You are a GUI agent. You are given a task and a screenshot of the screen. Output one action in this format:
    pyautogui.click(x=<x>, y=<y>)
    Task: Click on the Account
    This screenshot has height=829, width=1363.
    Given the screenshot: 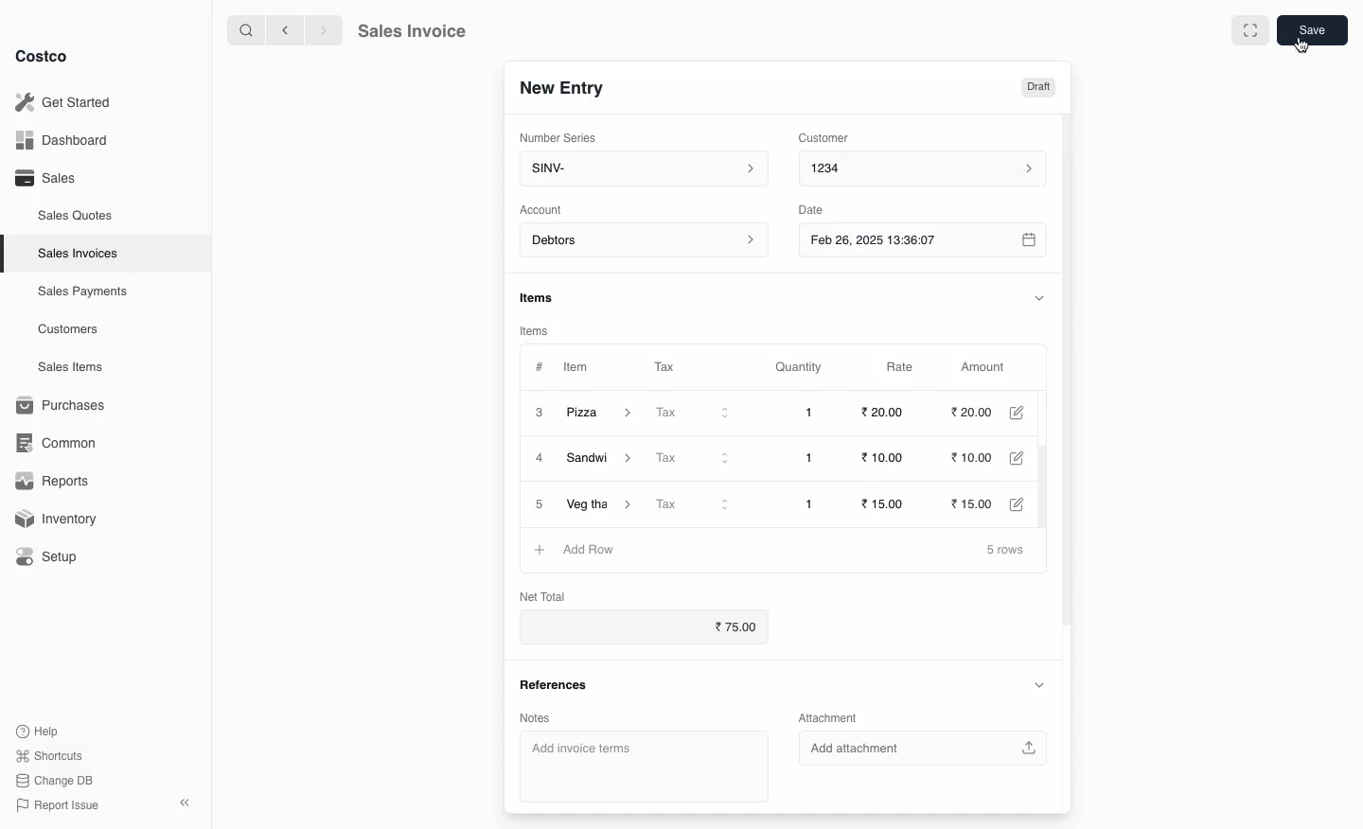 What is the action you would take?
    pyautogui.click(x=646, y=243)
    